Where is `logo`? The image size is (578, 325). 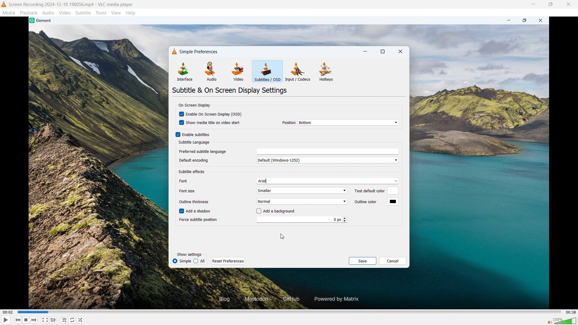
logo is located at coordinates (4, 4).